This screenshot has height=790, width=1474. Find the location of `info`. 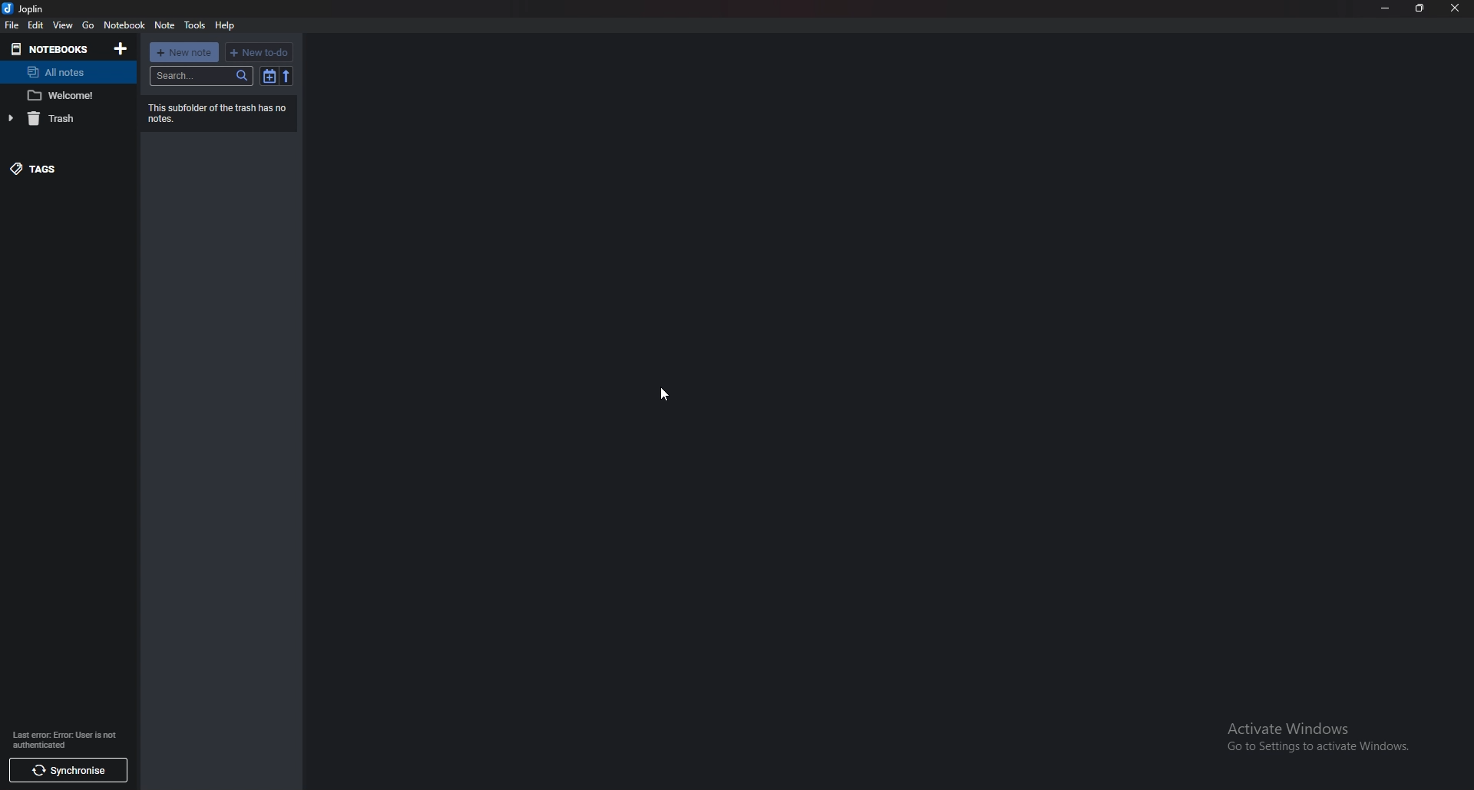

info is located at coordinates (217, 114).